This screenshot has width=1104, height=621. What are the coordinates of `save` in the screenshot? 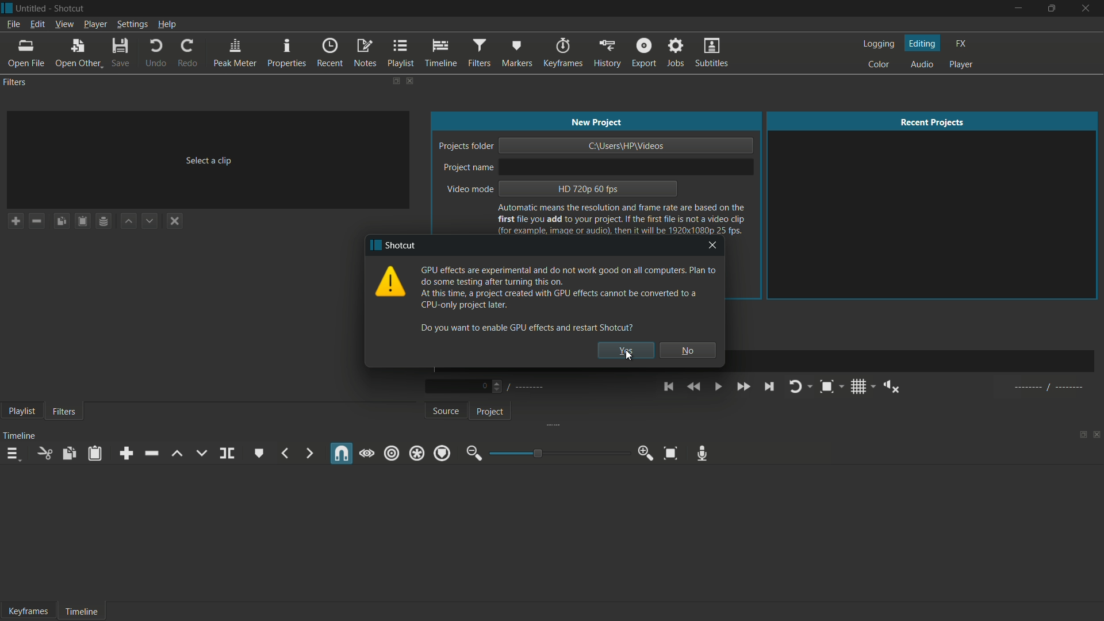 It's located at (124, 54).